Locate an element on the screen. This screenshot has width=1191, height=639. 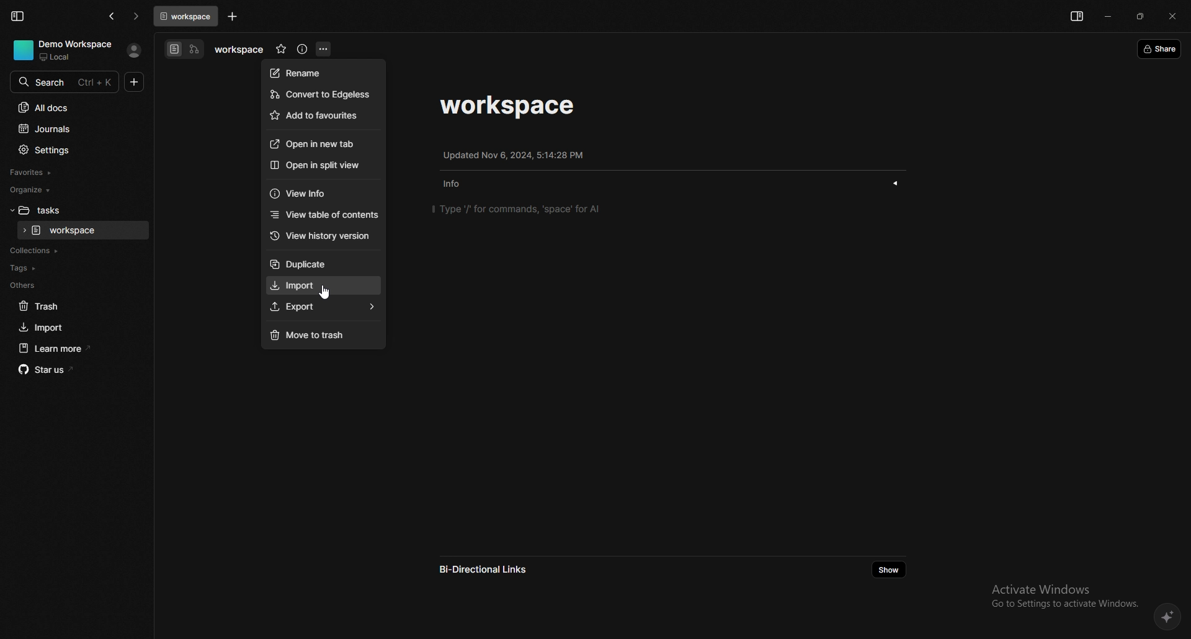
view history version is located at coordinates (326, 236).